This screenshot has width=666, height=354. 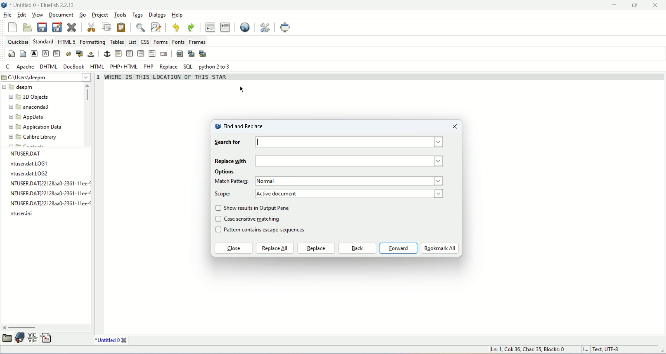 I want to click on new file, so click(x=14, y=27).